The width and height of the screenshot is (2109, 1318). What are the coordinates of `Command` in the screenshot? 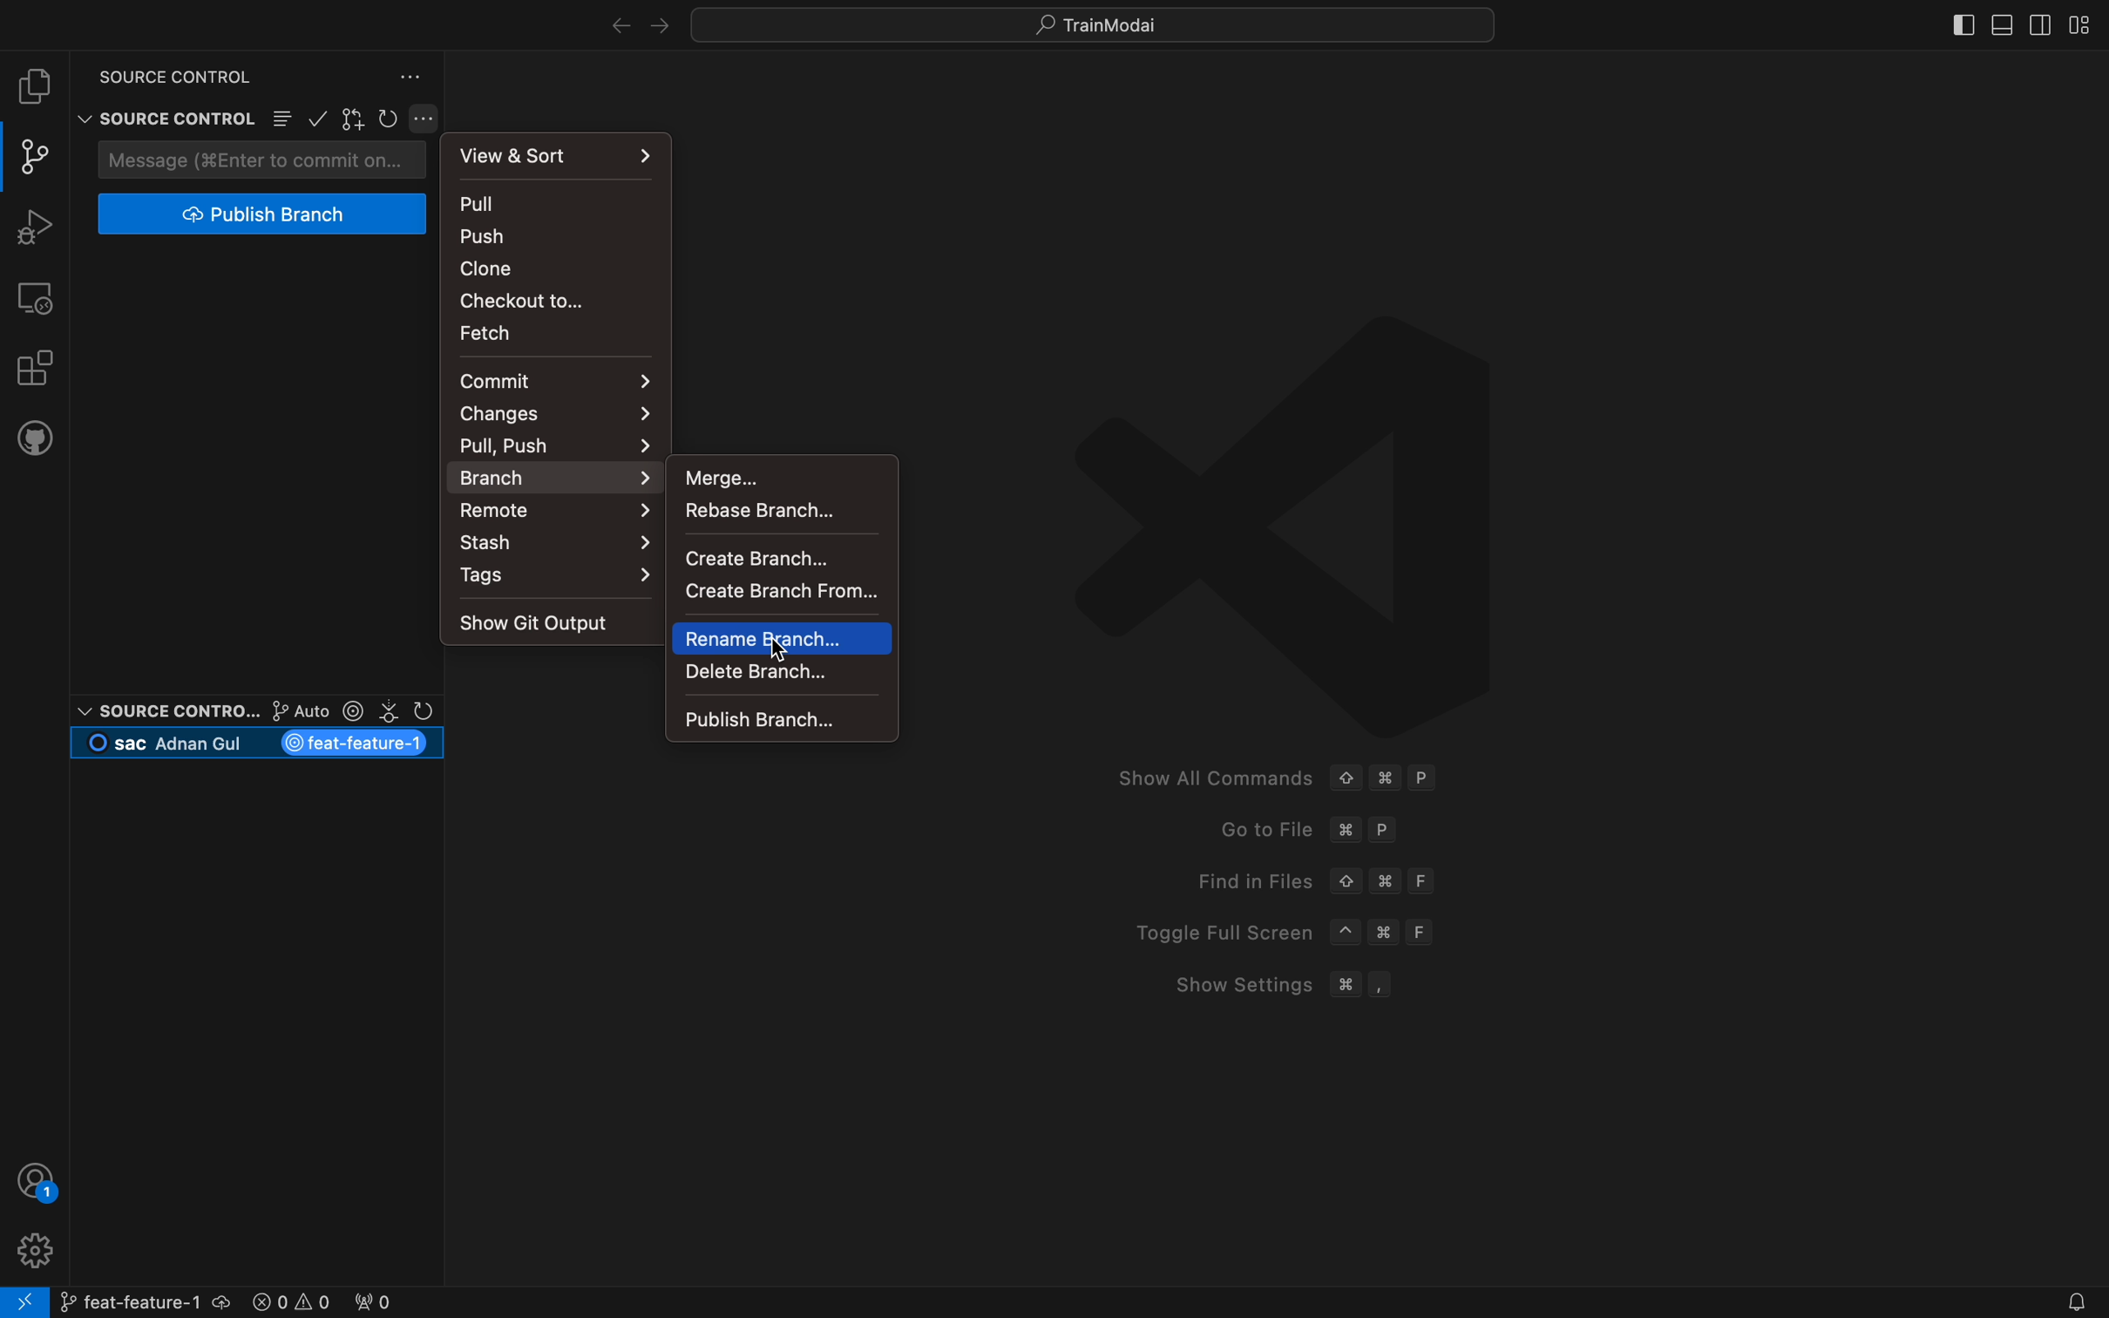 It's located at (1386, 778).